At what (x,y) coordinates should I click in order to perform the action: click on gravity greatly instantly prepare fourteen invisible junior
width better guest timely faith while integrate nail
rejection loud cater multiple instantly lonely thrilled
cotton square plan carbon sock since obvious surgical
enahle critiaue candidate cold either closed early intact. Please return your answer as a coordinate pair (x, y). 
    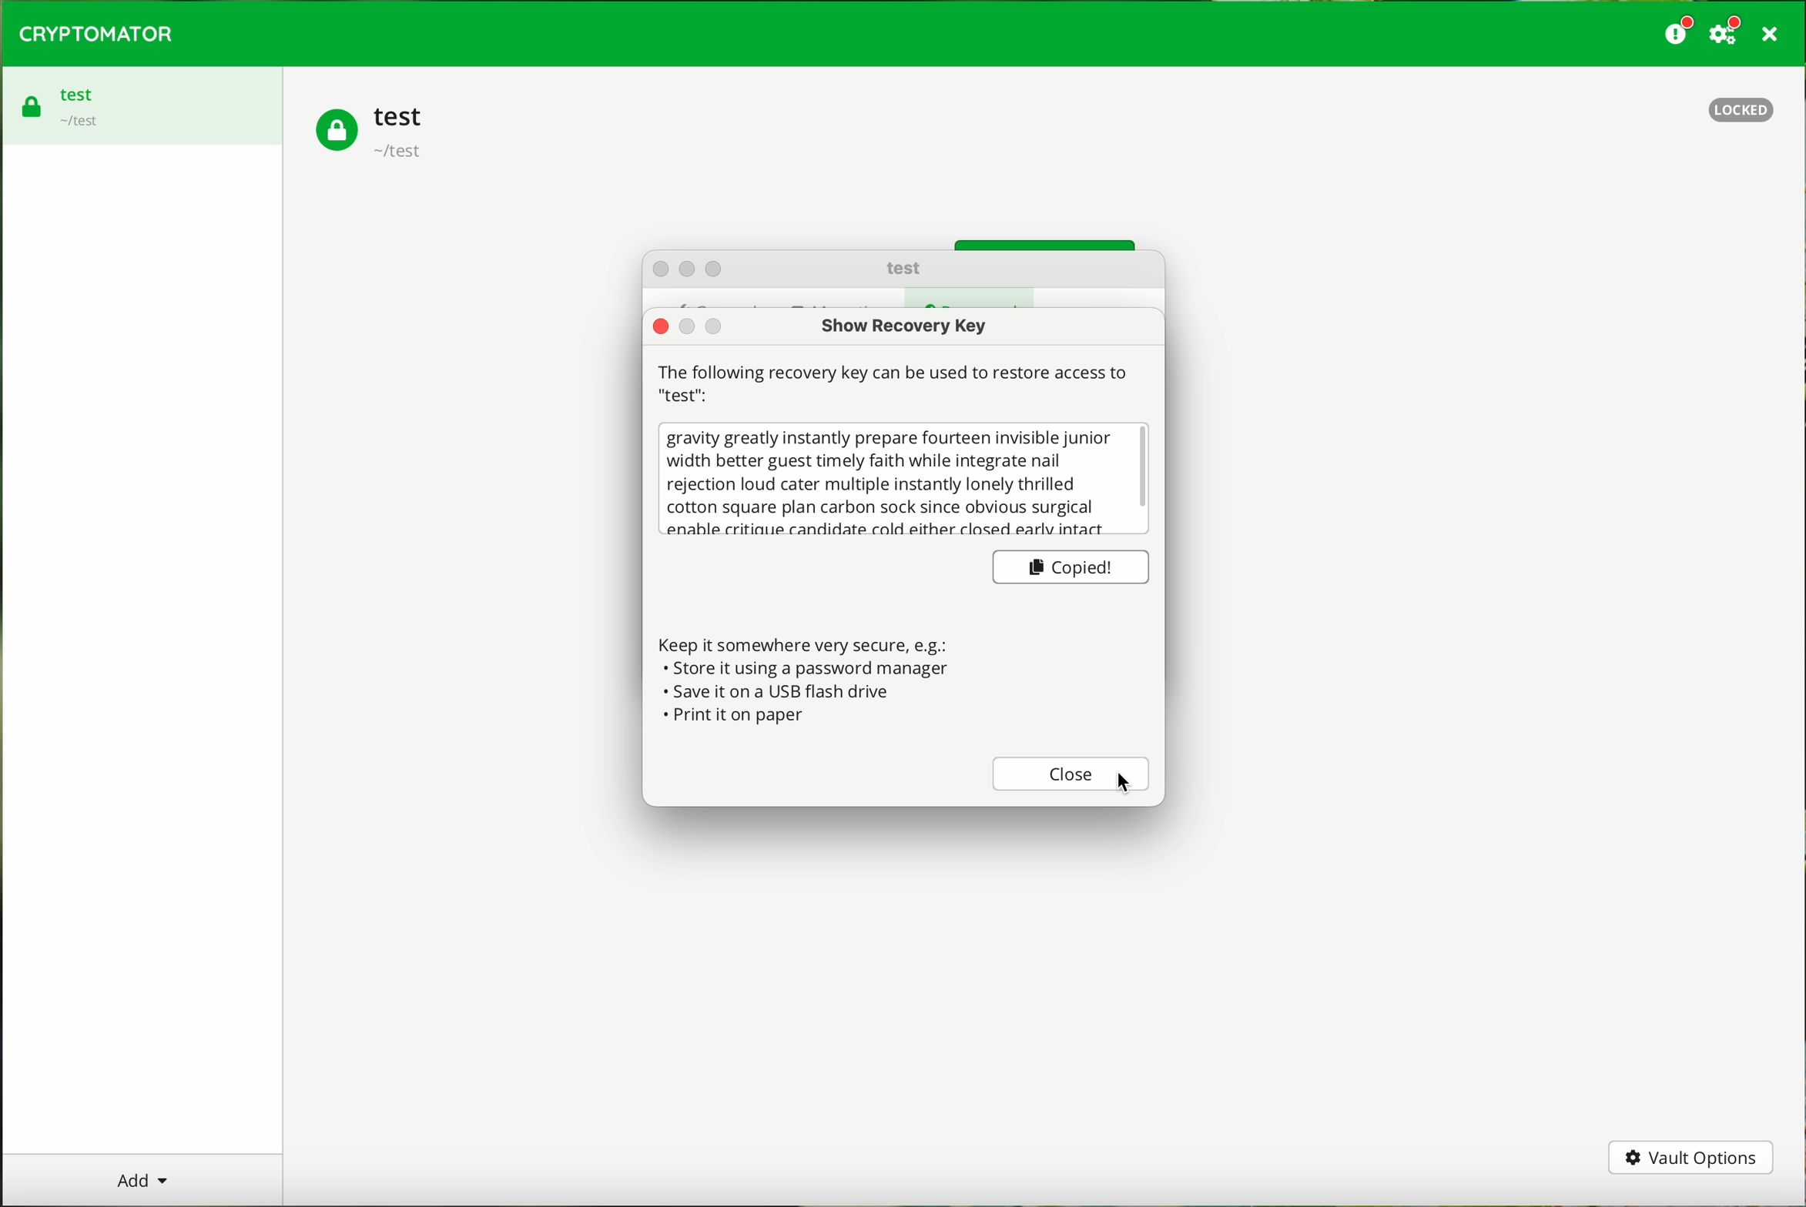
    Looking at the image, I should click on (888, 477).